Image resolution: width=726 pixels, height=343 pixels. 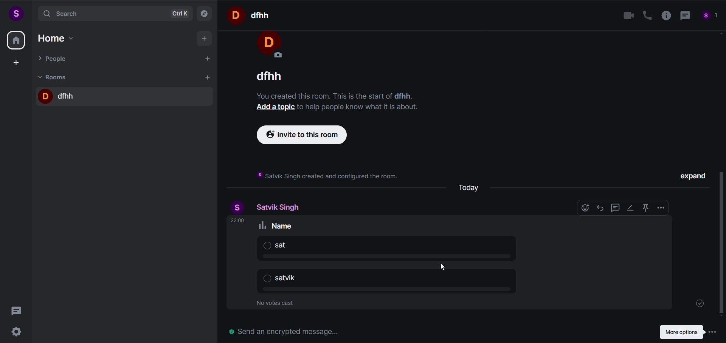 What do you see at coordinates (54, 77) in the screenshot?
I see `rooms` at bounding box center [54, 77].